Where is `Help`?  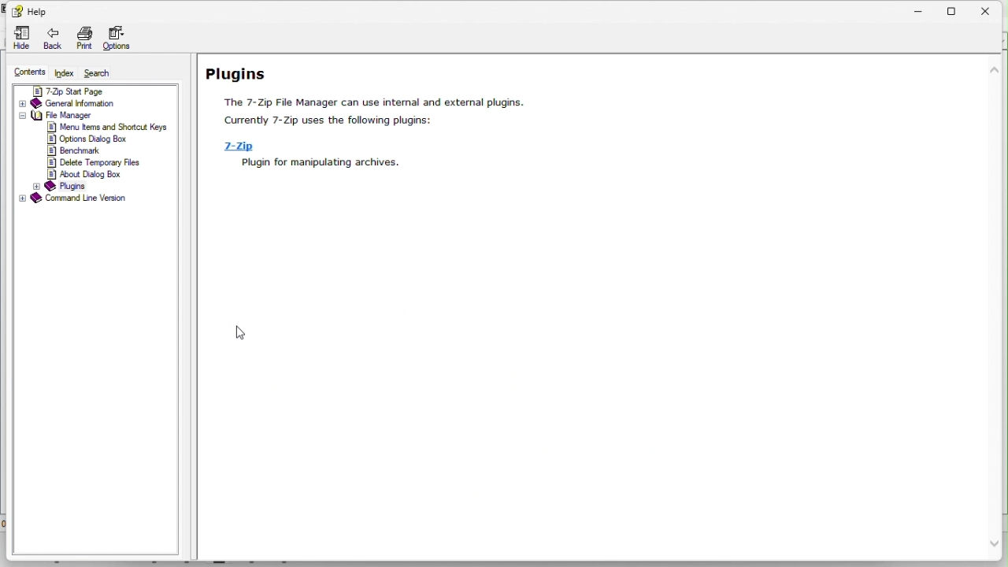 Help is located at coordinates (28, 10).